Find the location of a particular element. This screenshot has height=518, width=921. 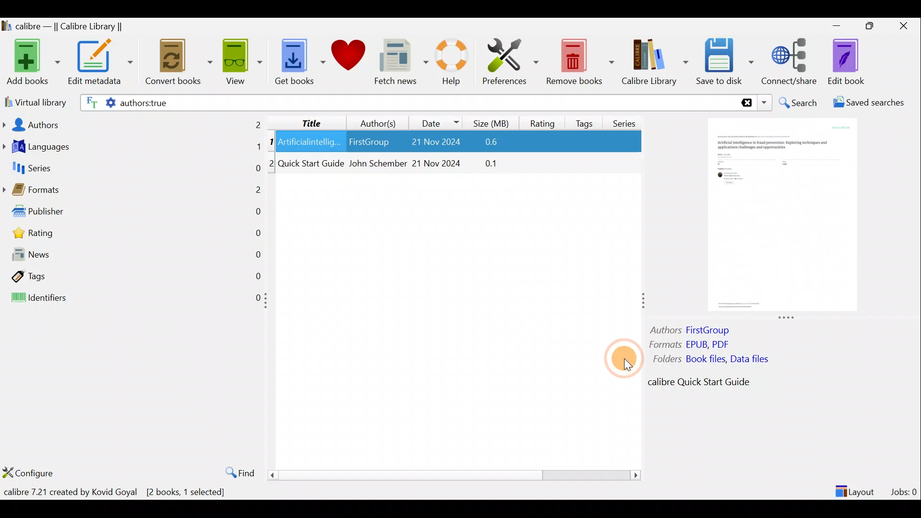

Languages is located at coordinates (132, 148).